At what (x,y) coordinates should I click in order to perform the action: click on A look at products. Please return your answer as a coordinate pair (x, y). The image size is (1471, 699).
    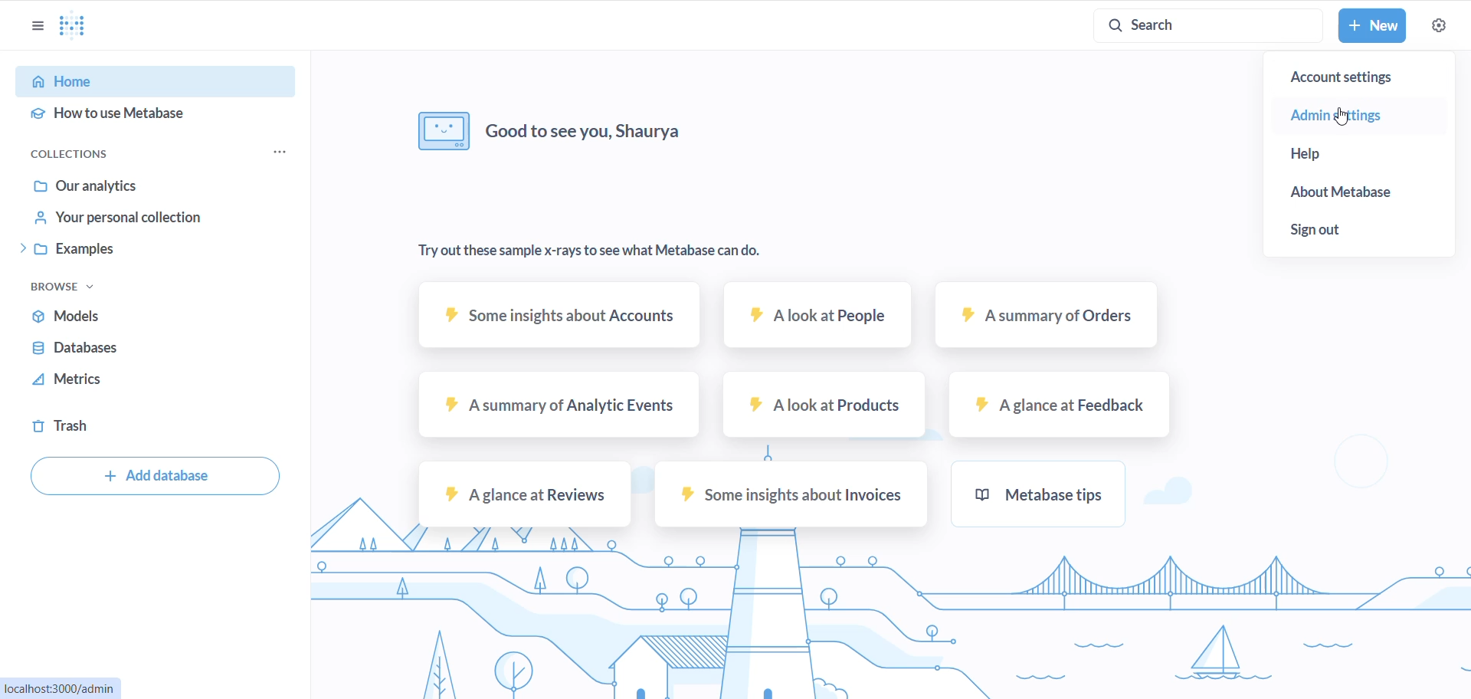
    Looking at the image, I should click on (824, 405).